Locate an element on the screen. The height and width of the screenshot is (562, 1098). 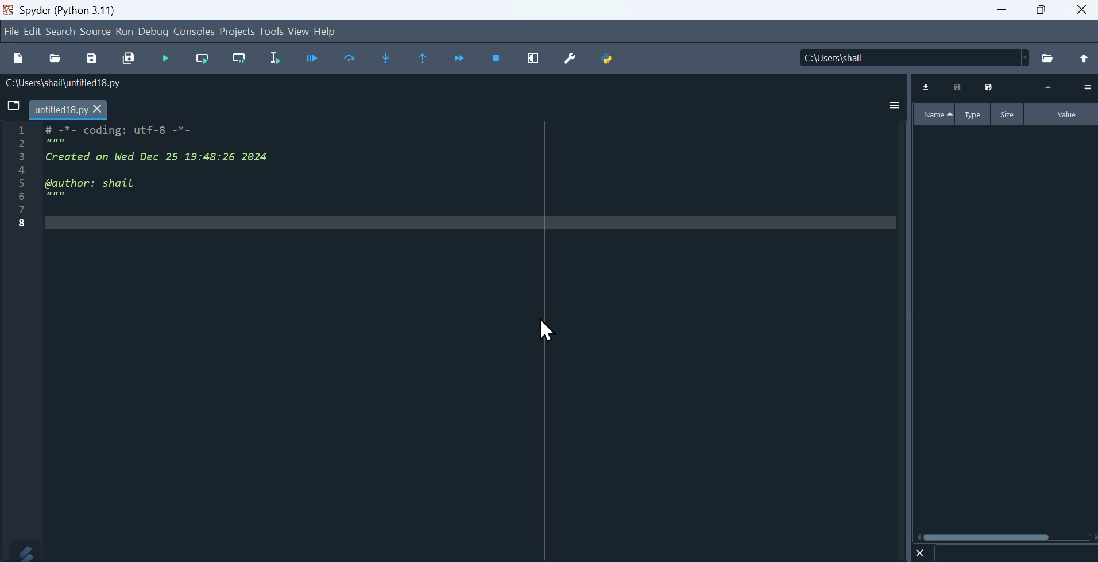
w == Coding. ULT=0 ==Created on Wed Dec 25 19:48:26 2024 @author: shail is located at coordinates (144, 186).